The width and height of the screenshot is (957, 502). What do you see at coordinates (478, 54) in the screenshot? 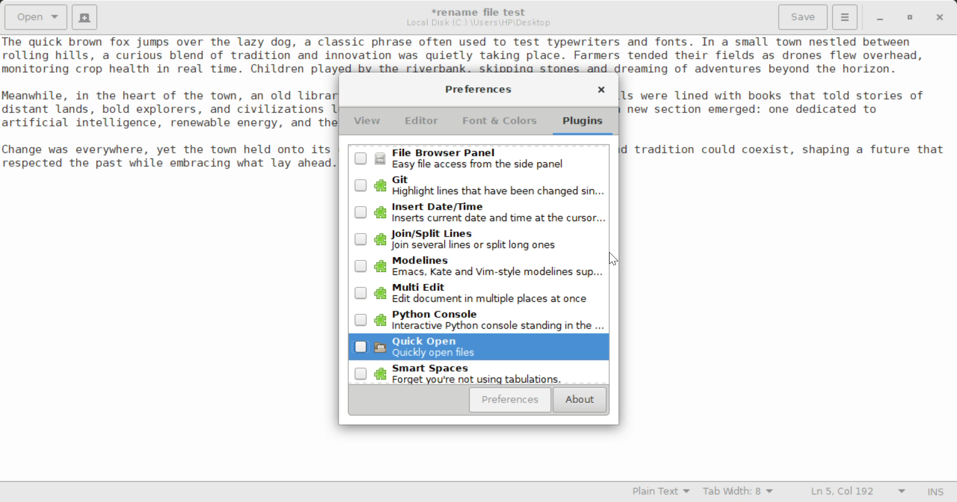
I see `Sample text about a charming town` at bounding box center [478, 54].